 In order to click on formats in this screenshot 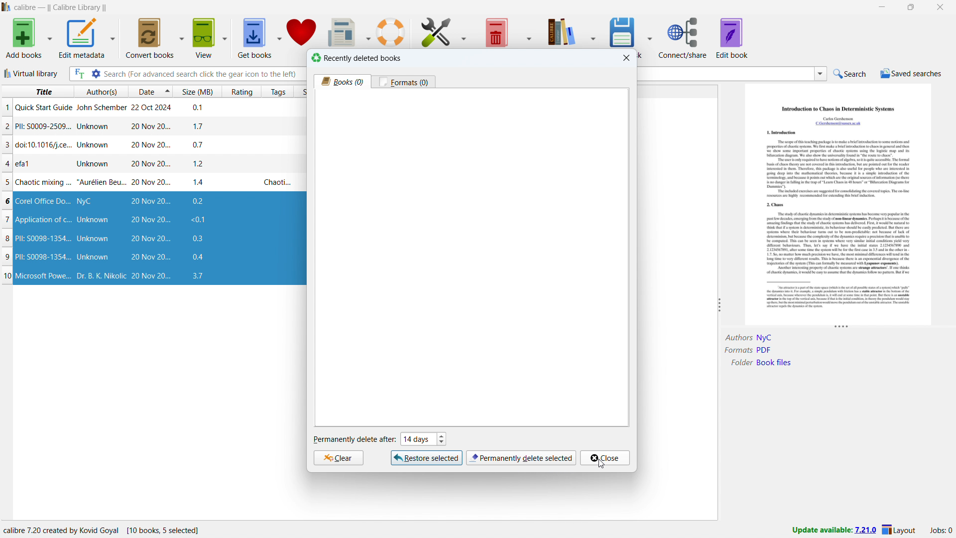, I will do `click(404, 82)`.